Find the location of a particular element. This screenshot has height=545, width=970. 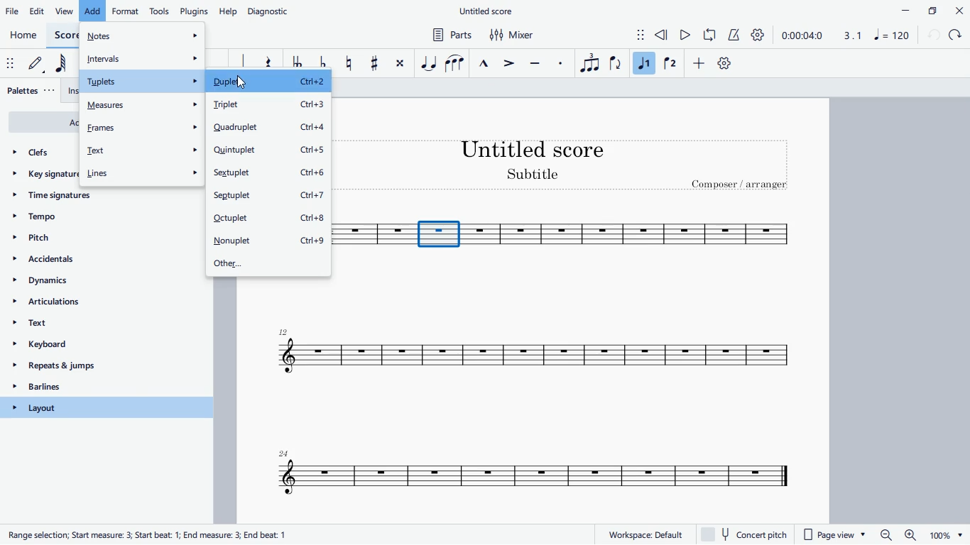

page view is located at coordinates (837, 535).